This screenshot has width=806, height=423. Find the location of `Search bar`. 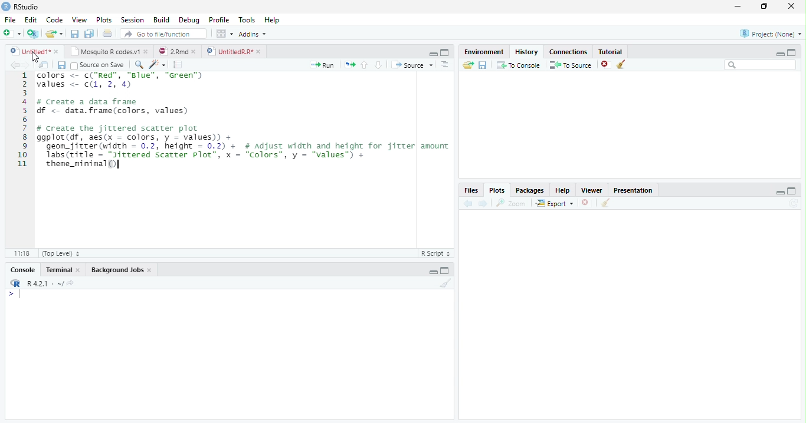

Search bar is located at coordinates (761, 65).